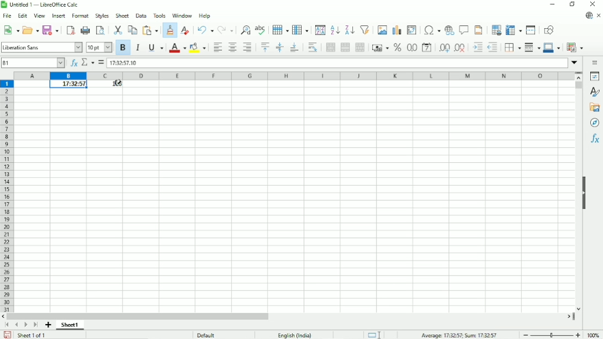 This screenshot has width=603, height=339. Describe the element at coordinates (86, 30) in the screenshot. I see `Print` at that location.